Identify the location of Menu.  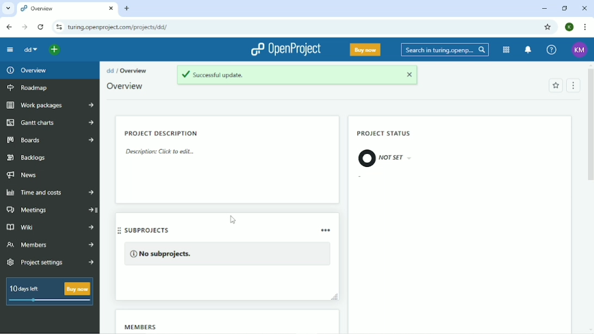
(574, 85).